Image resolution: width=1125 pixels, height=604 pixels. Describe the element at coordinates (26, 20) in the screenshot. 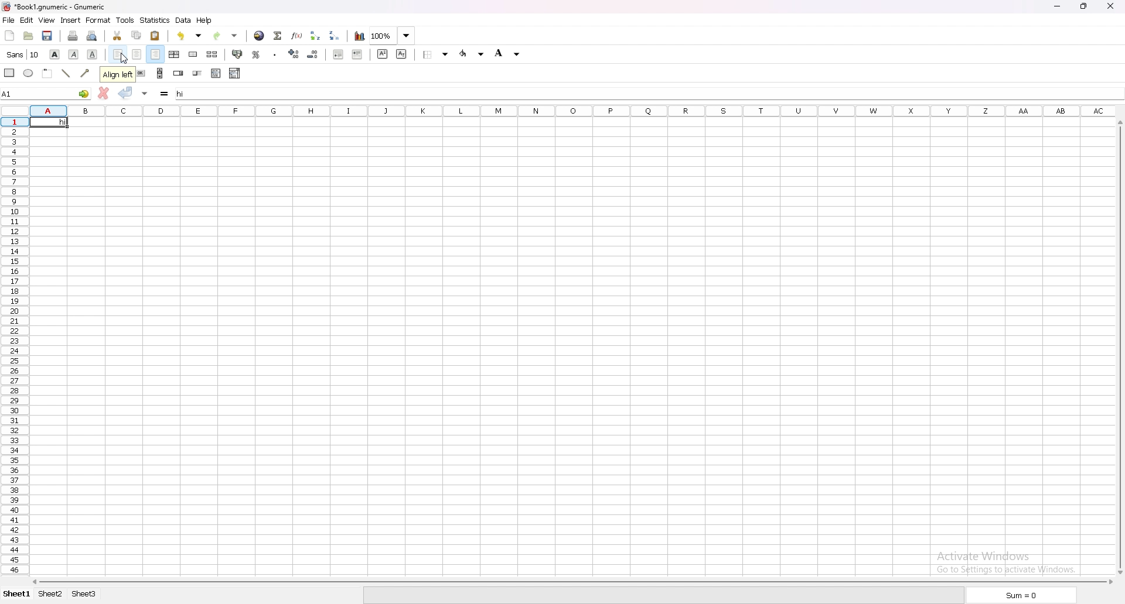

I see `edit` at that location.